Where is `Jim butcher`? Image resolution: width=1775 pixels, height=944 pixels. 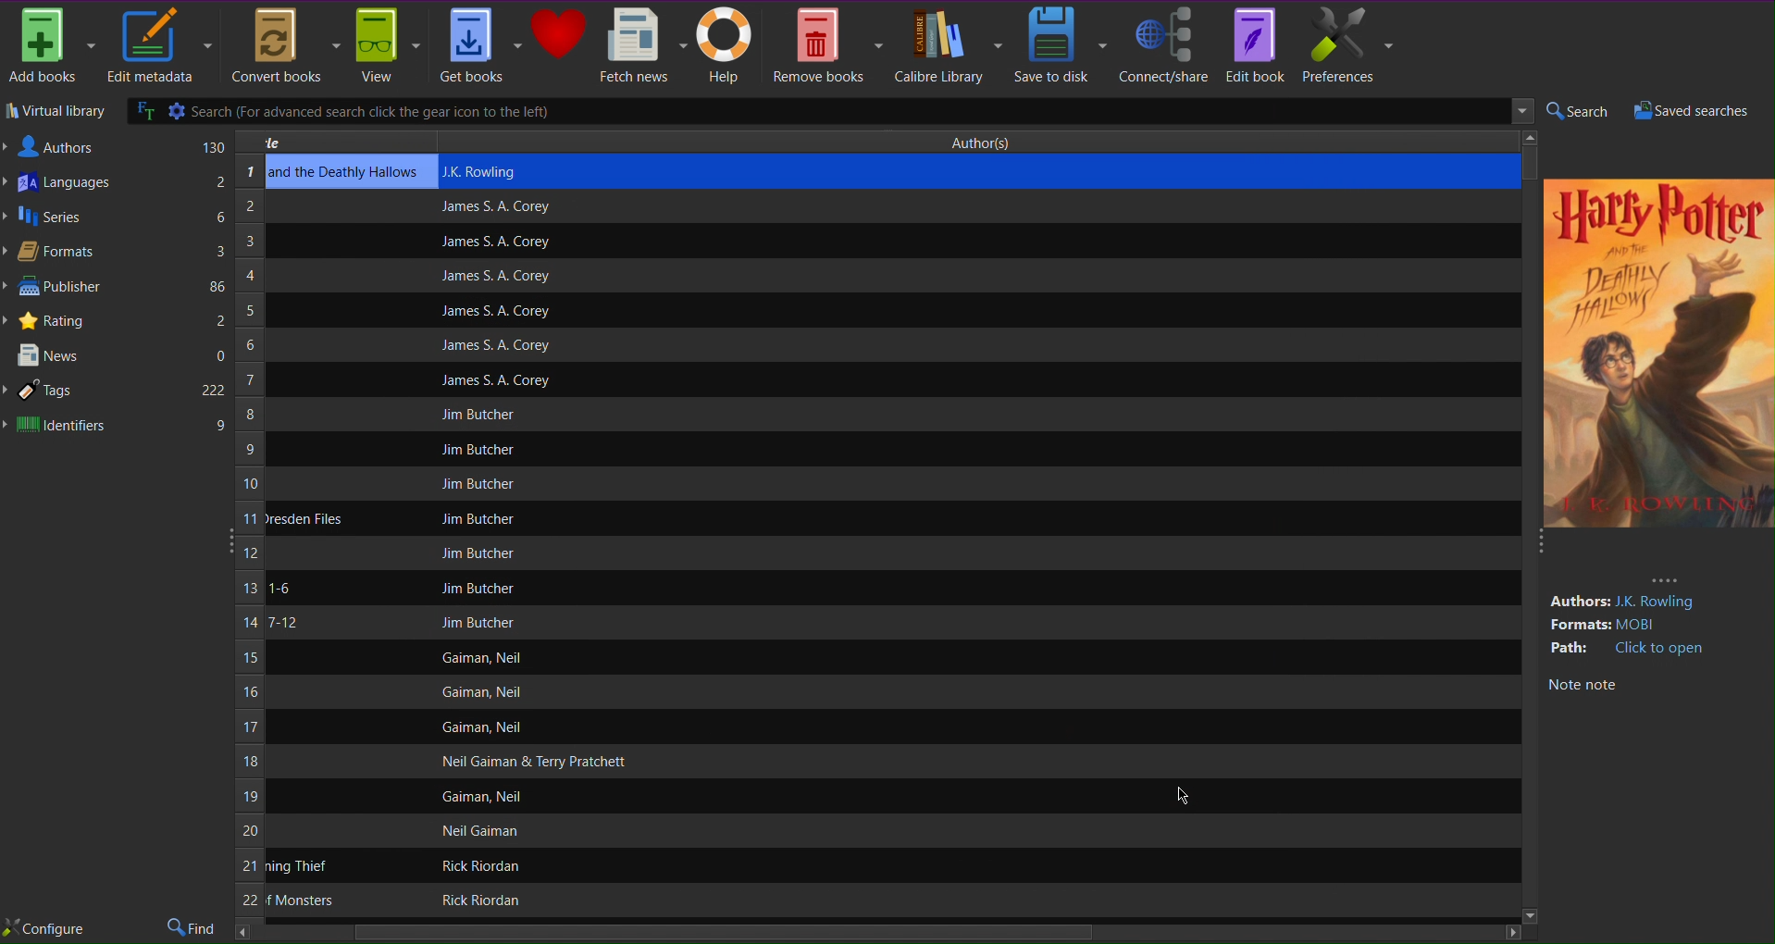 Jim butcher is located at coordinates (482, 414).